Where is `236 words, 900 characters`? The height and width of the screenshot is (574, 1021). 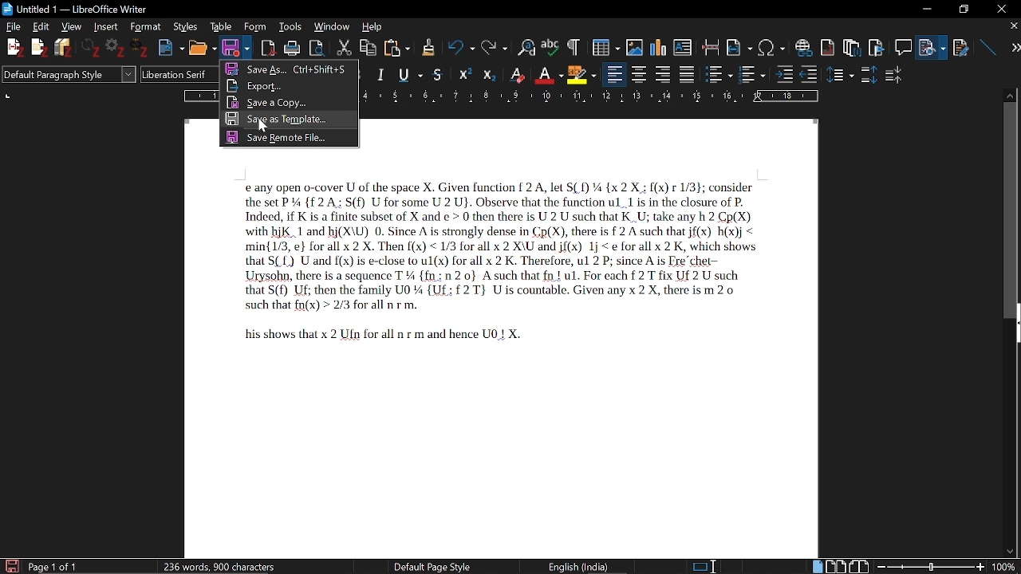
236 words, 900 characters is located at coordinates (220, 564).